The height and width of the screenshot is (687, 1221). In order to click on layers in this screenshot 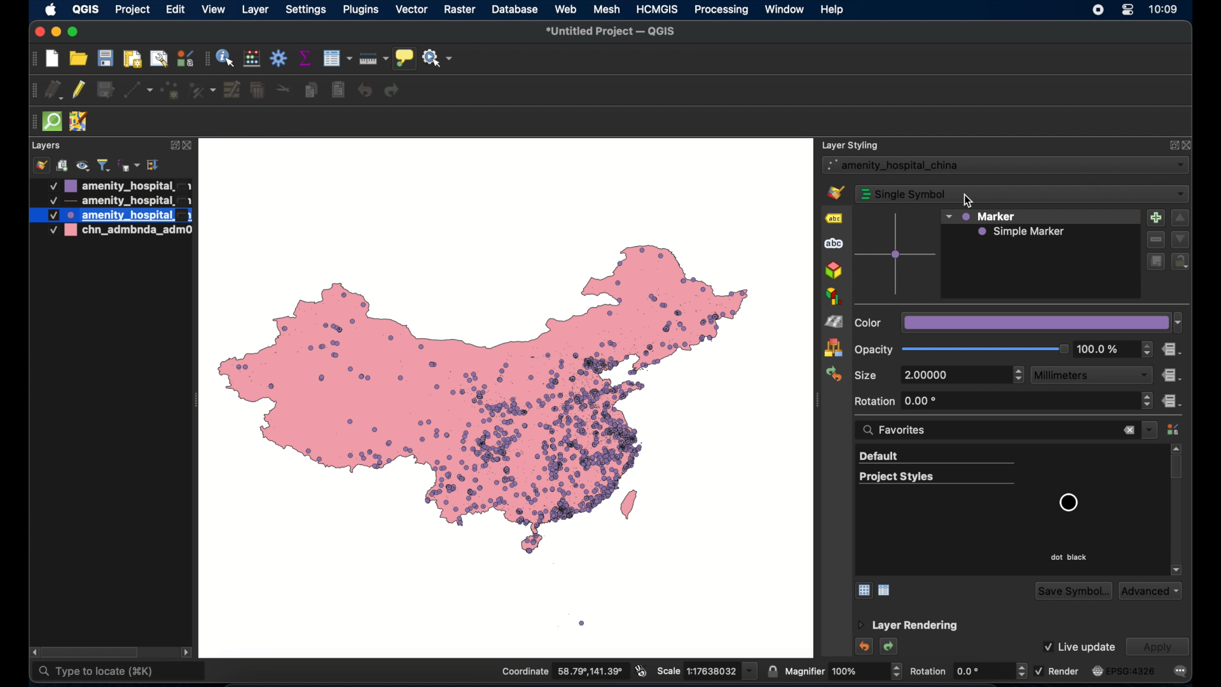, I will do `click(47, 145)`.